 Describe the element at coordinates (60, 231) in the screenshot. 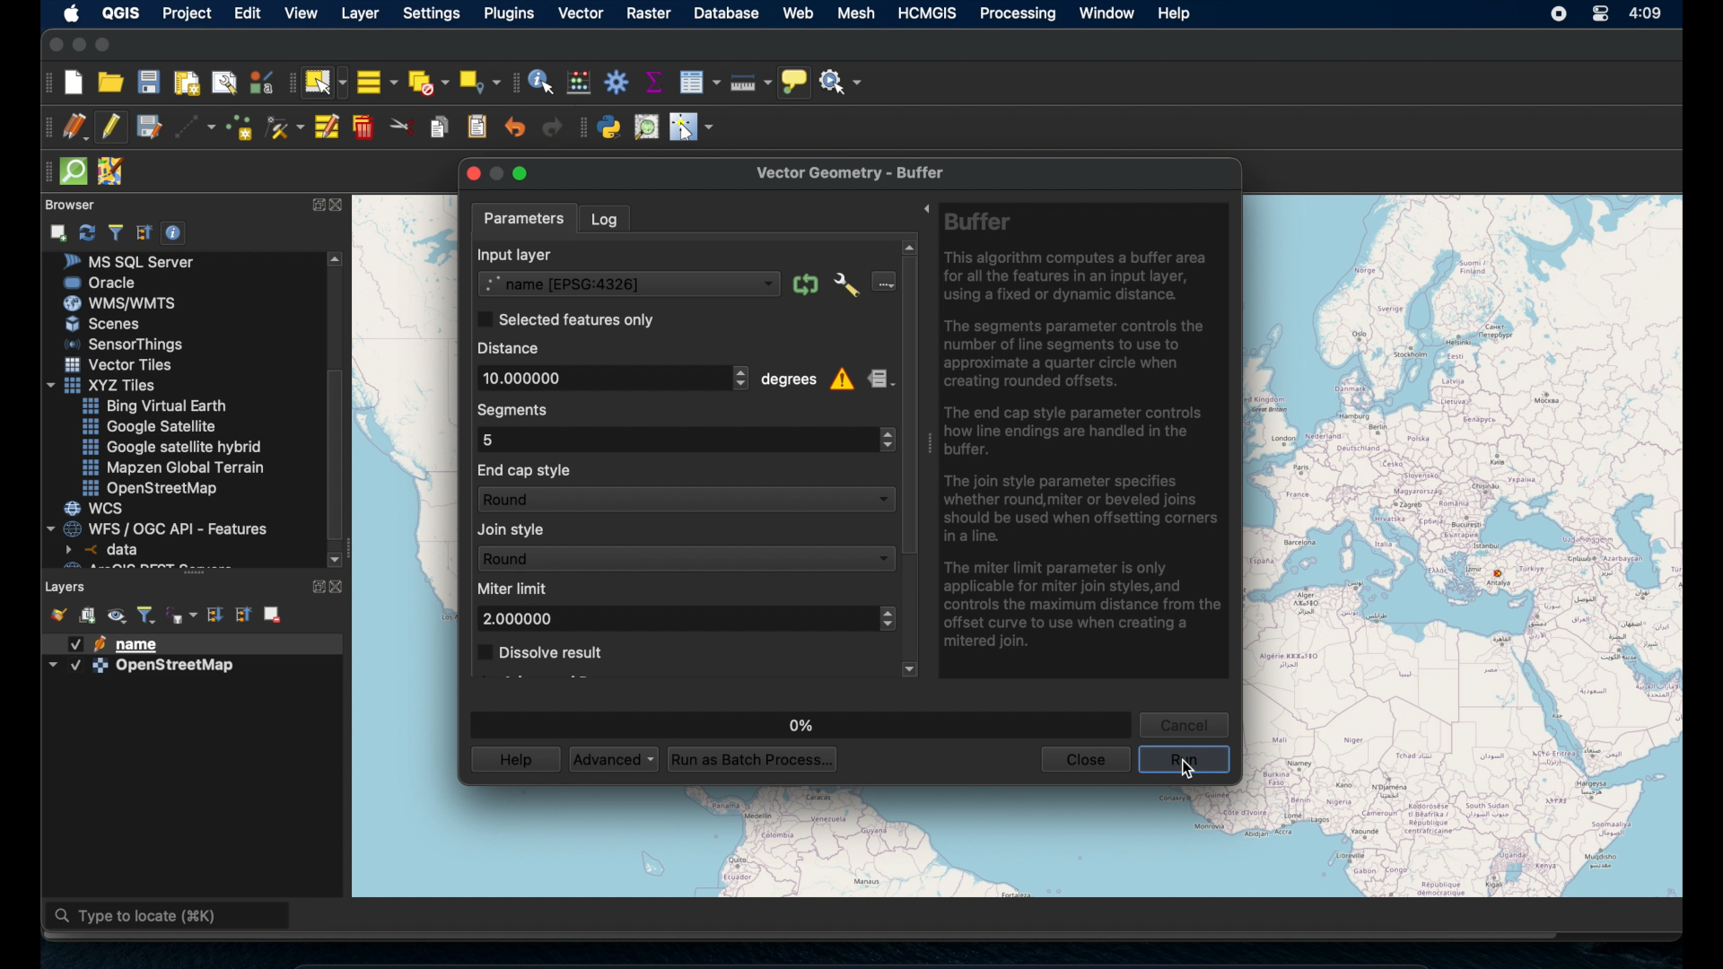

I see `add selected layers` at that location.